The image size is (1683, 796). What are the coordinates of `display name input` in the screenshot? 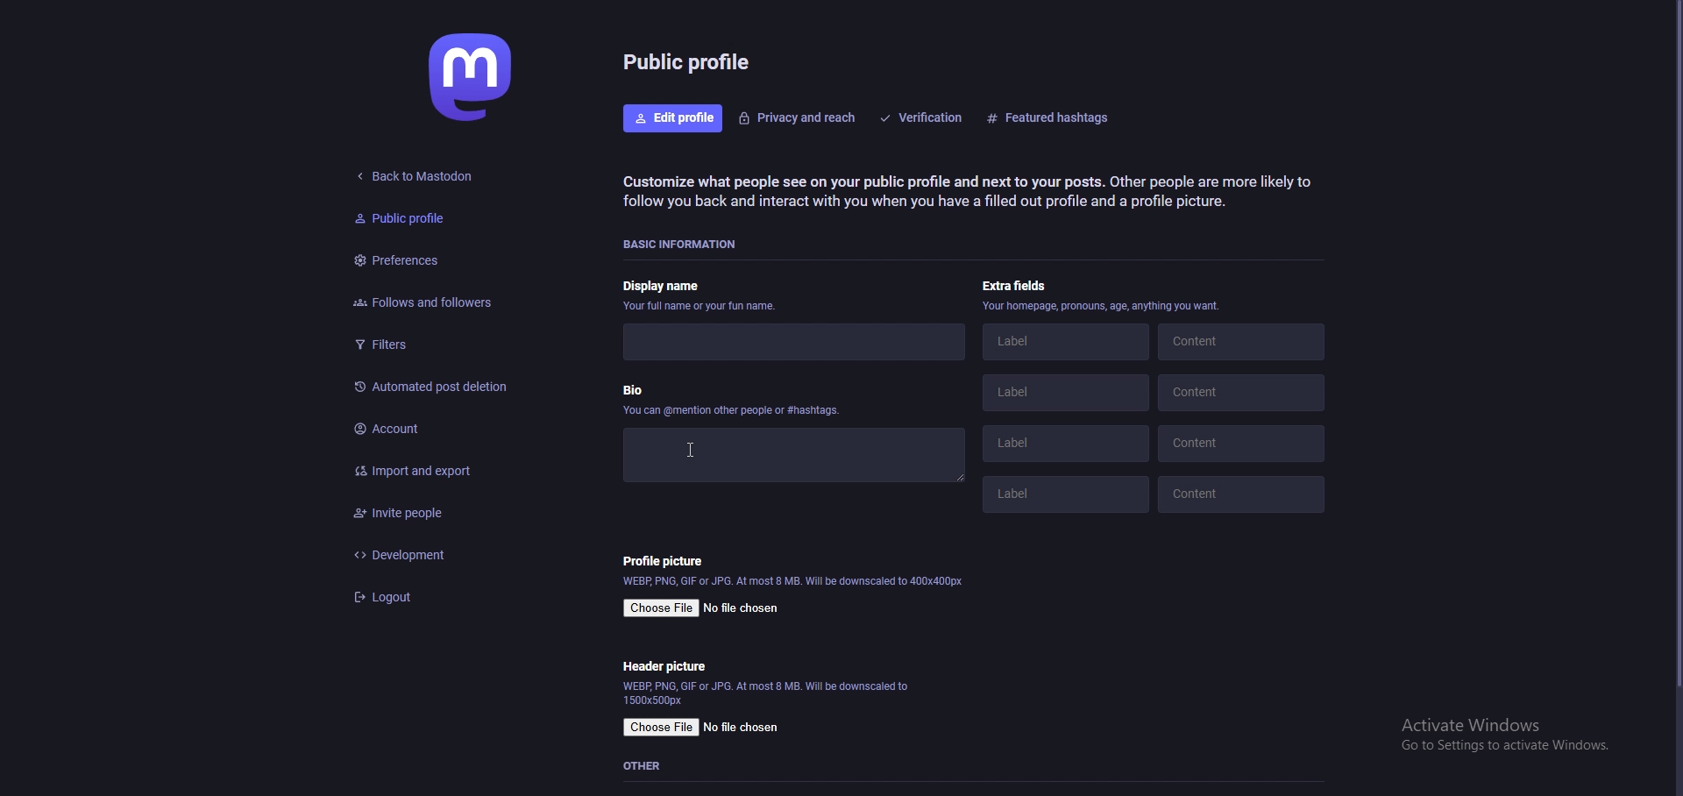 It's located at (791, 343).